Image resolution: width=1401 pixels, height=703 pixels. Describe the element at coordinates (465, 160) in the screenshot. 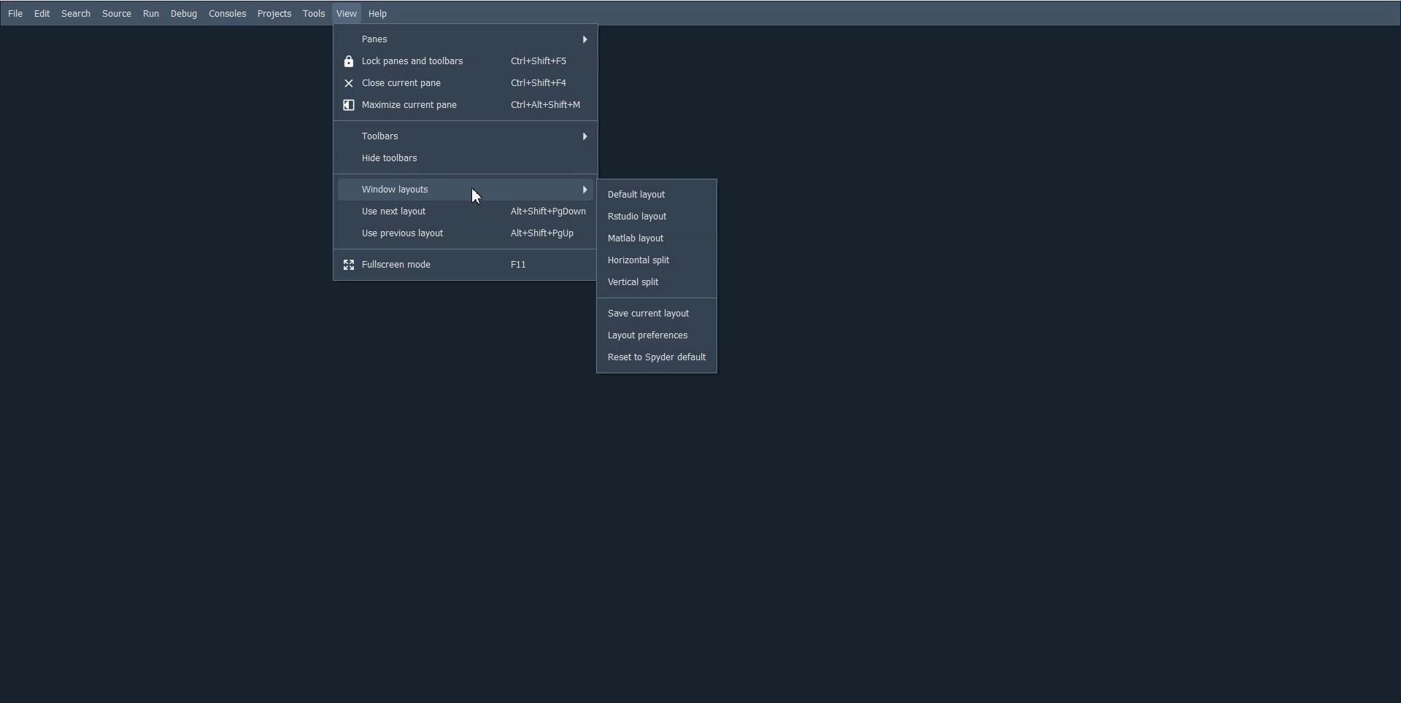

I see `Hide toolbars` at that location.